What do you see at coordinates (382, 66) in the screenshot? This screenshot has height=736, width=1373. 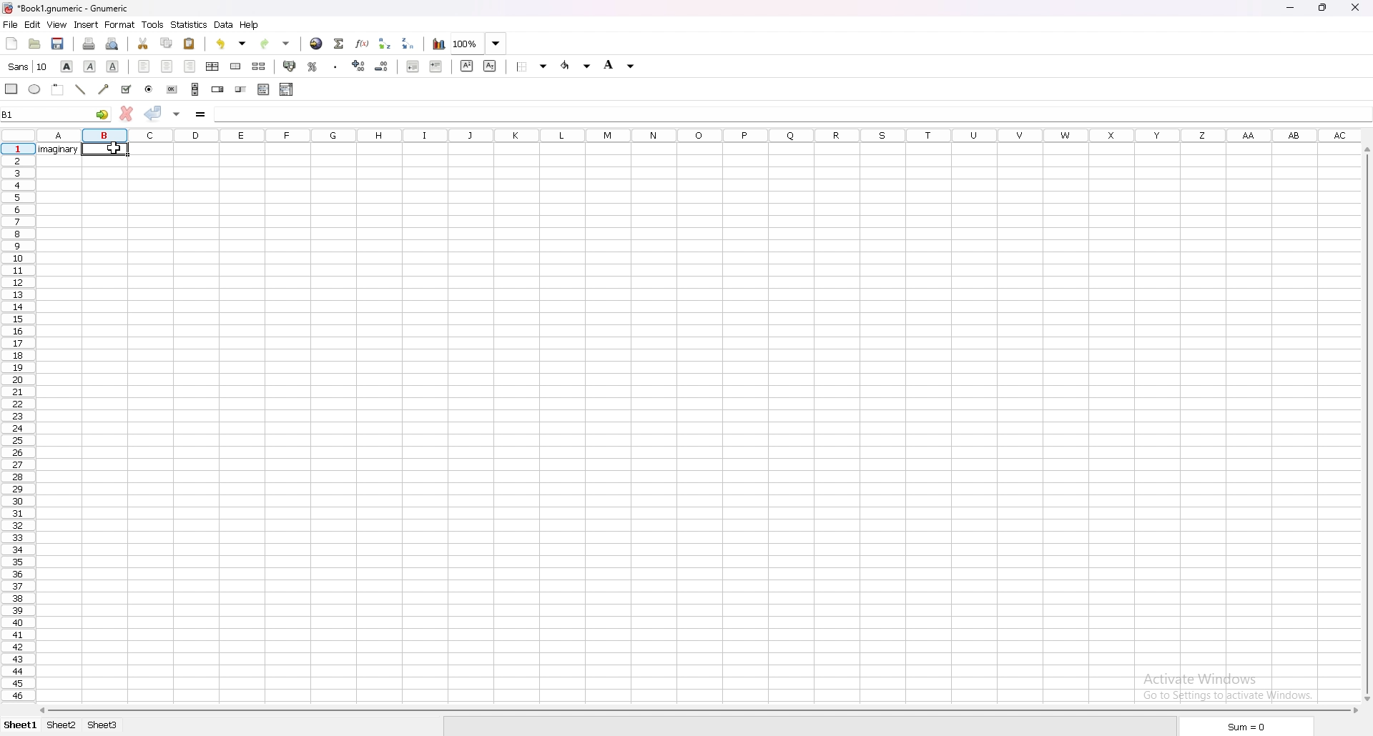 I see `decrease decimals` at bounding box center [382, 66].